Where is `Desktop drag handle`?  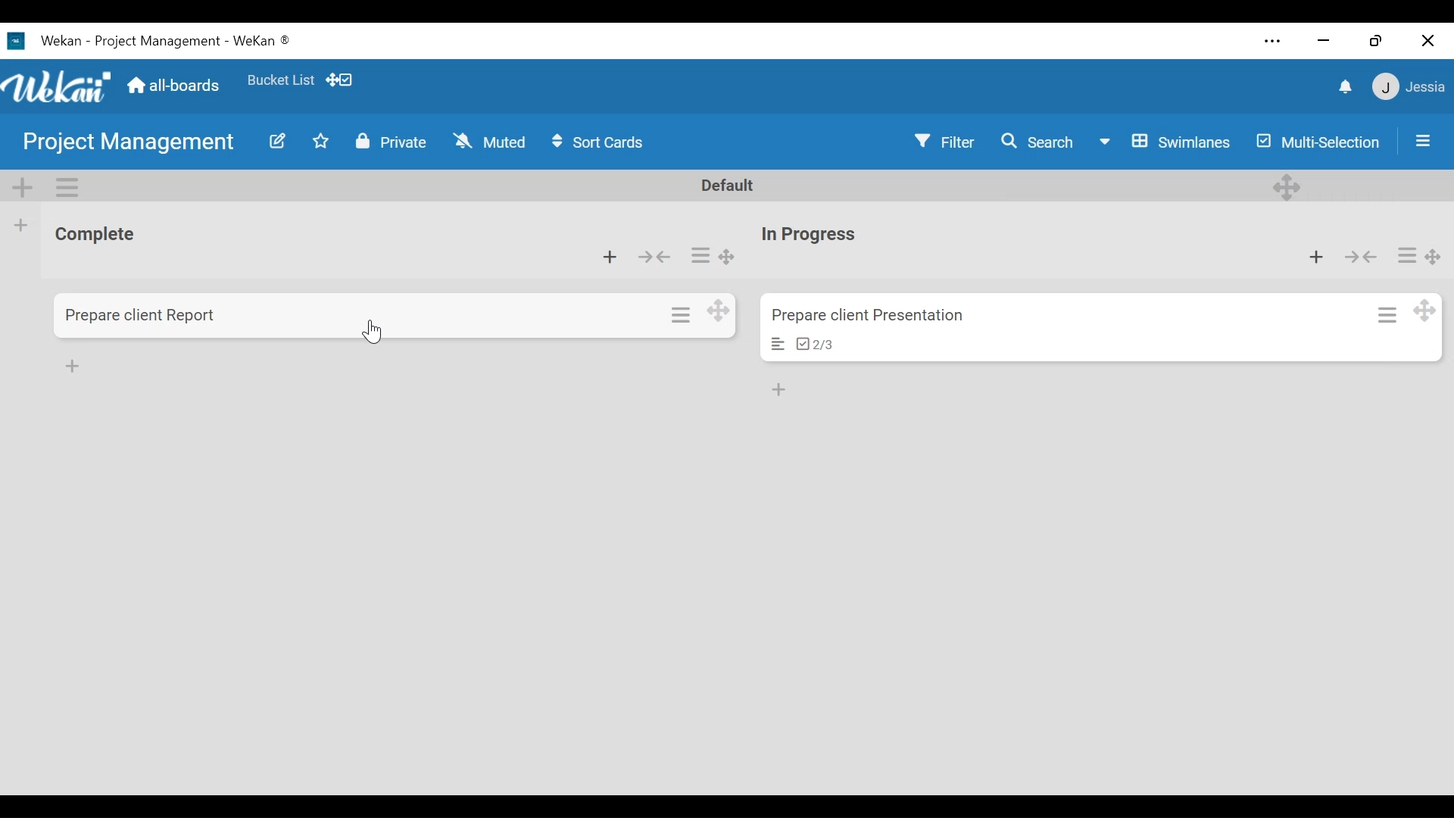
Desktop drag handle is located at coordinates (1287, 186).